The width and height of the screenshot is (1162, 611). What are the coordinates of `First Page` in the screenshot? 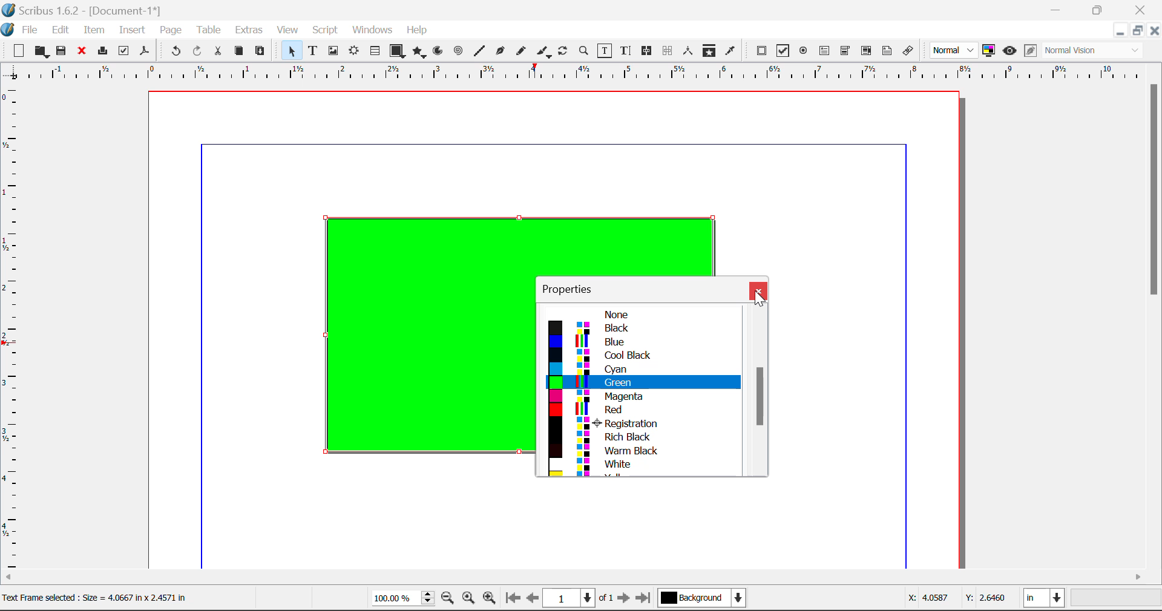 It's located at (513, 600).